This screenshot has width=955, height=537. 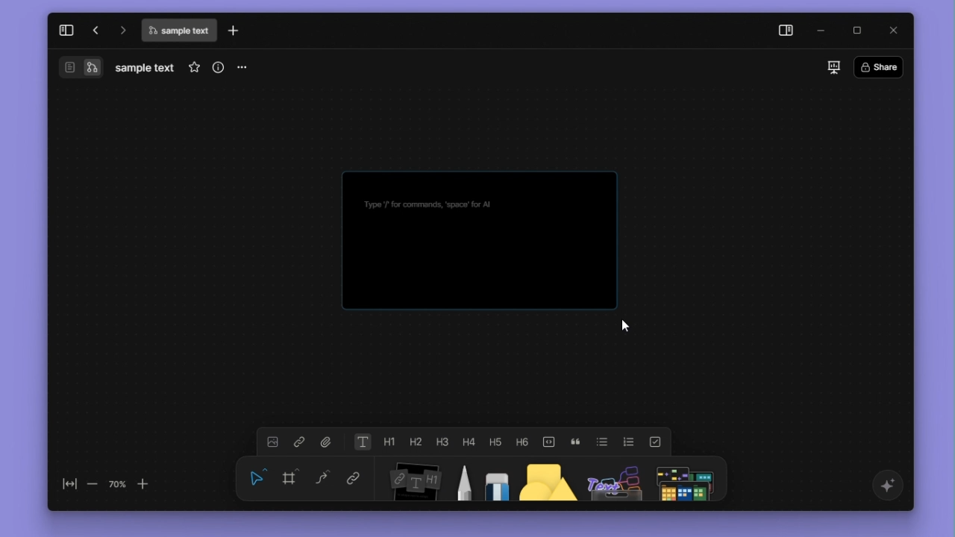 I want to click on bulleted list, so click(x=603, y=441).